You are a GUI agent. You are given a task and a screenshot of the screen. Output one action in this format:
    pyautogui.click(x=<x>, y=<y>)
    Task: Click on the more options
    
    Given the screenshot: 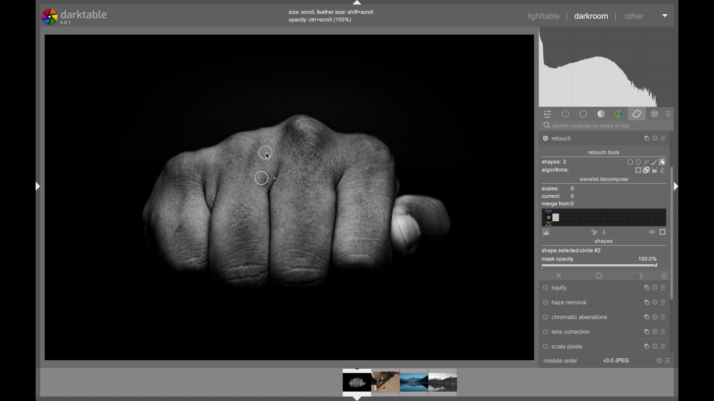 What is the action you would take?
    pyautogui.click(x=668, y=361)
    